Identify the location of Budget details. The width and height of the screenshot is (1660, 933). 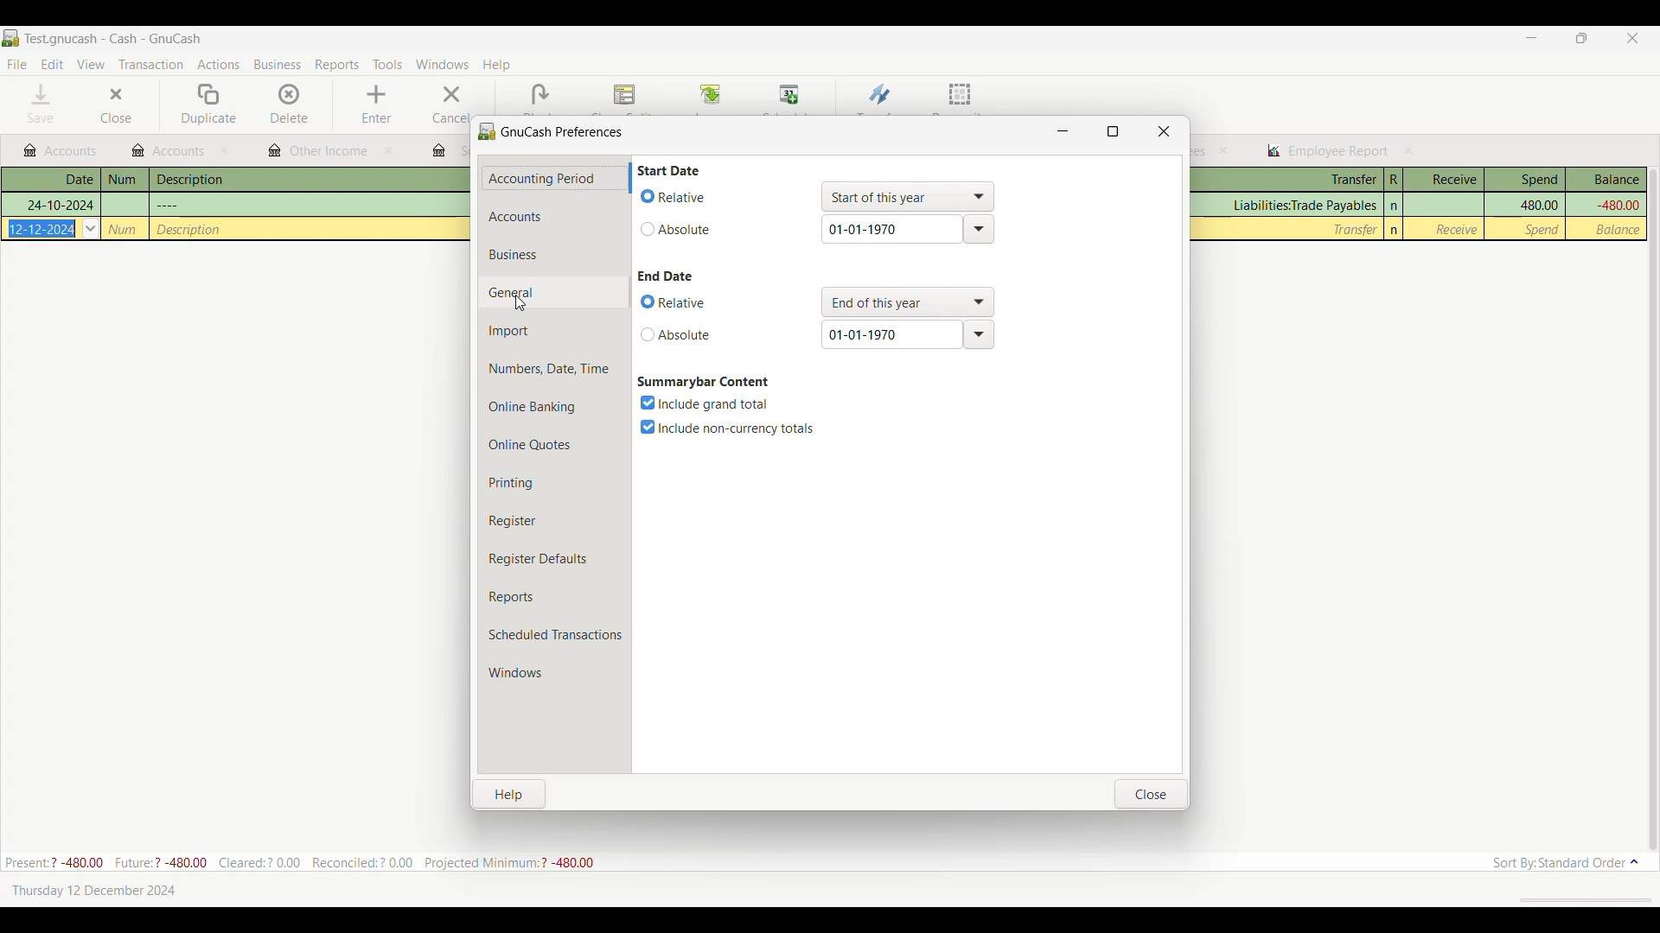
(299, 862).